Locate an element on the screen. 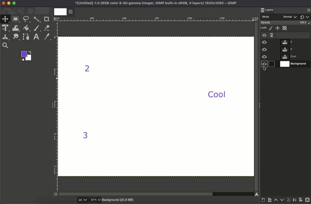  cursor is located at coordinates (266, 70).